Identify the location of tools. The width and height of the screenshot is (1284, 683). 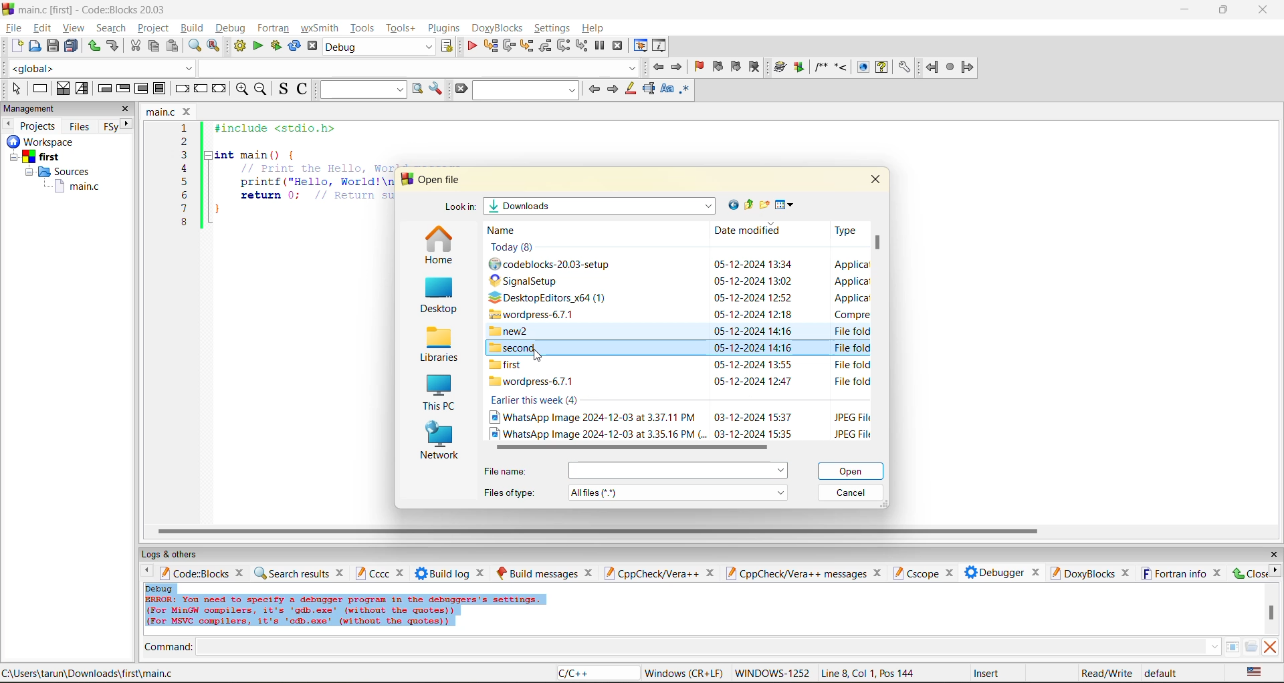
(364, 27).